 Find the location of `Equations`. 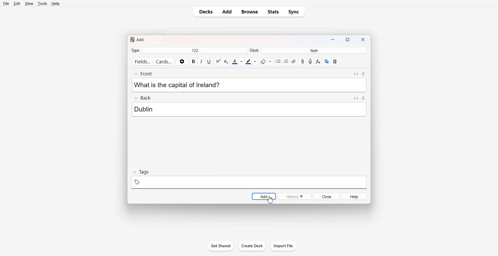

Equations is located at coordinates (318, 62).